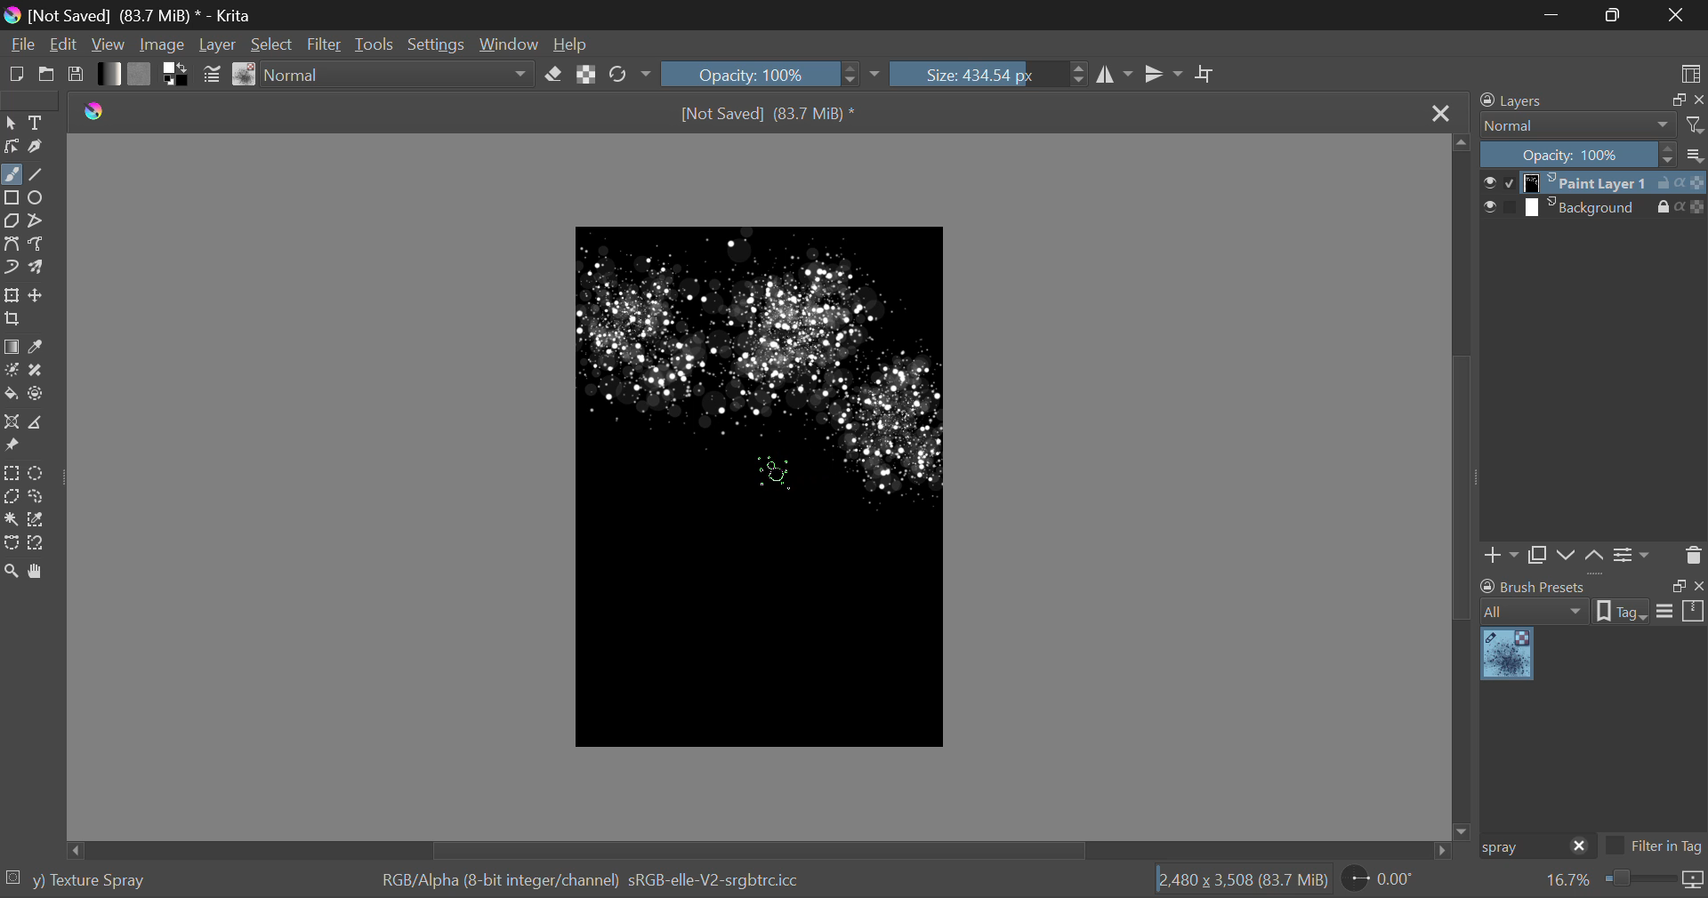 The width and height of the screenshot is (1708, 898). What do you see at coordinates (571, 41) in the screenshot?
I see `Help` at bounding box center [571, 41].